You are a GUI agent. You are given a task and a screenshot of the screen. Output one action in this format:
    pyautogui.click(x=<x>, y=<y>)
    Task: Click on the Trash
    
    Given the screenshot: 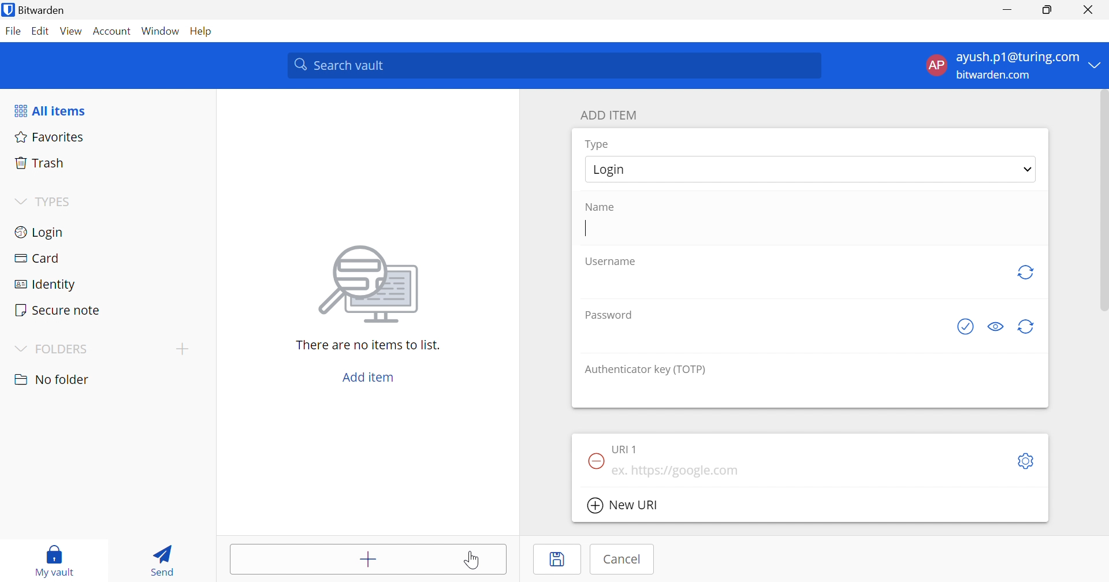 What is the action you would take?
    pyautogui.click(x=40, y=162)
    